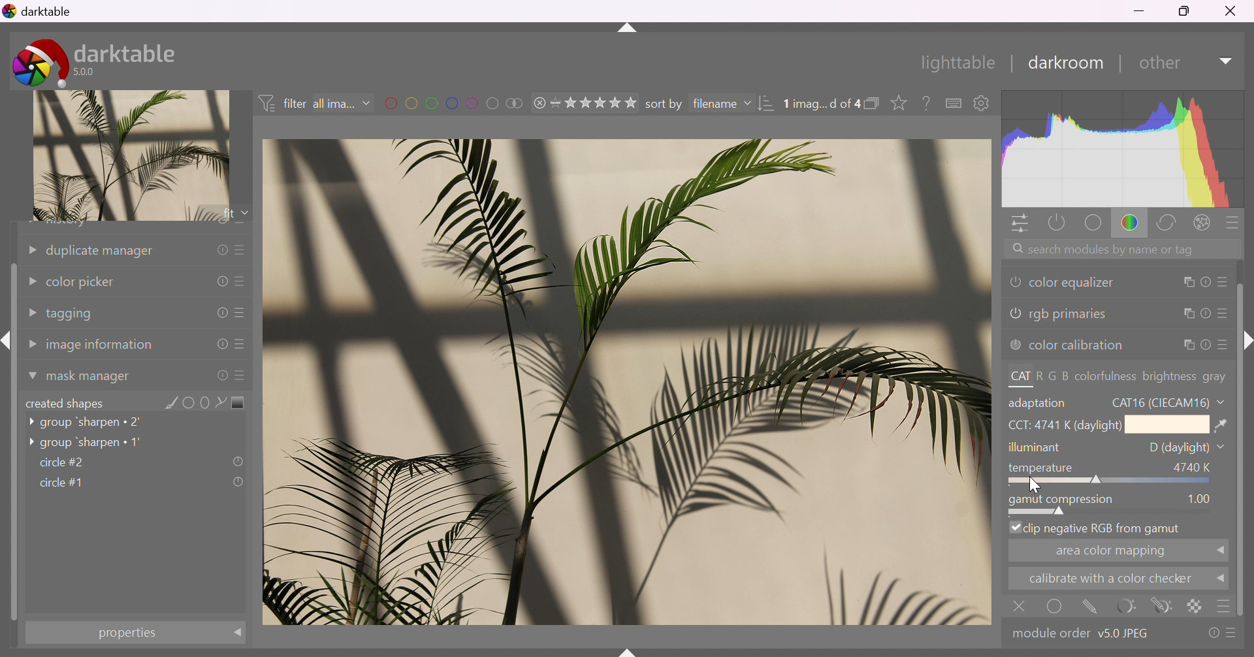 The height and width of the screenshot is (657, 1254). What do you see at coordinates (925, 104) in the screenshot?
I see `enable this, then click on a control element to see its online help` at bounding box center [925, 104].